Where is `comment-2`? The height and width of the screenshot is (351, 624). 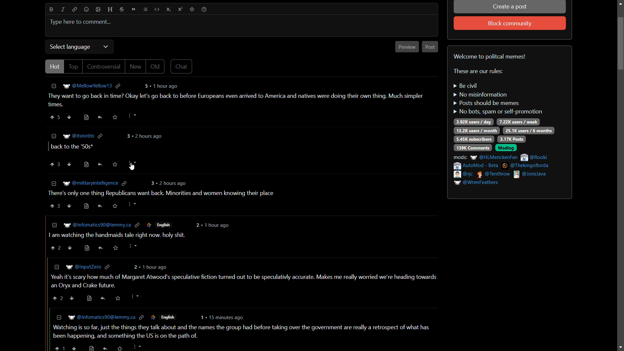 comment-2 is located at coordinates (71, 147).